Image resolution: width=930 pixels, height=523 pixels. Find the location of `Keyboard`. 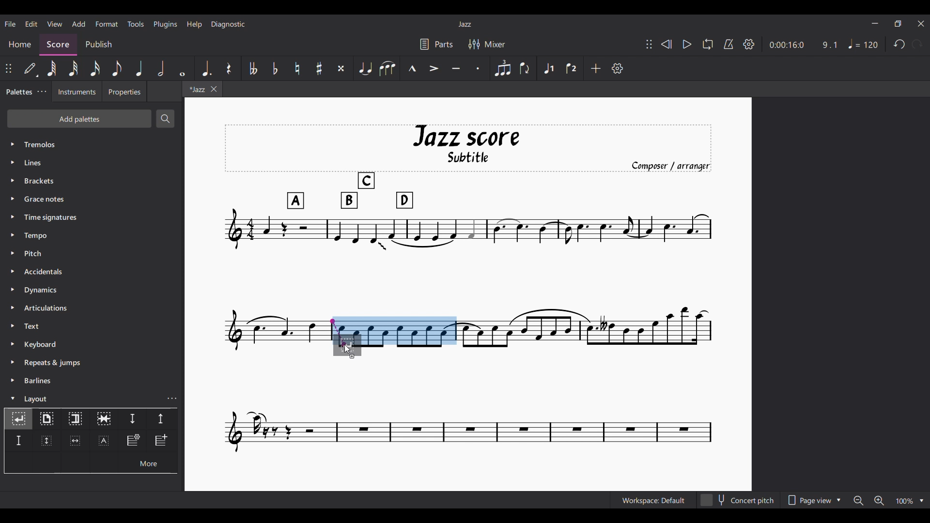

Keyboard is located at coordinates (93, 344).